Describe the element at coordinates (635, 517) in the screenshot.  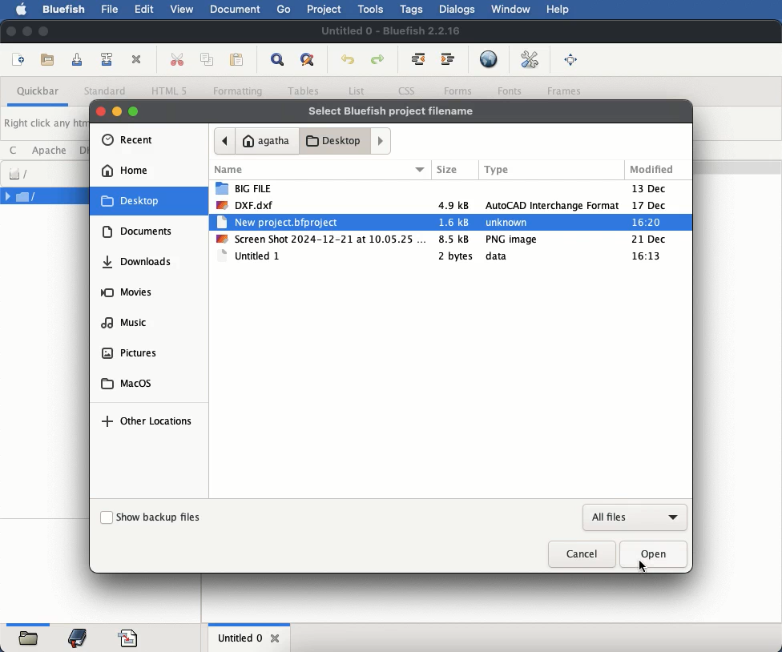
I see `all files` at that location.